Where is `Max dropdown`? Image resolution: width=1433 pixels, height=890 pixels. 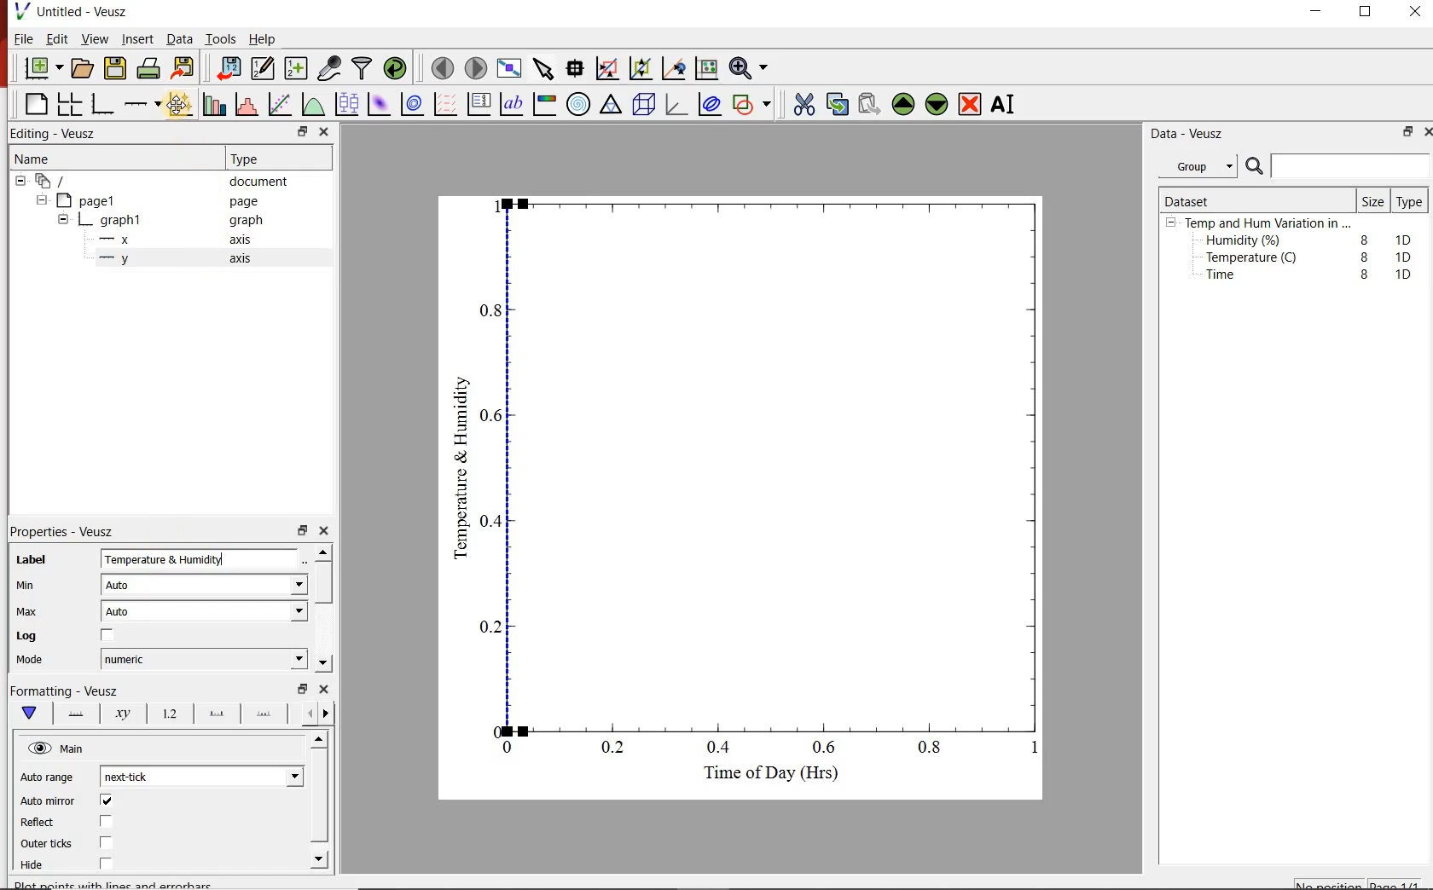
Max dropdown is located at coordinates (281, 614).